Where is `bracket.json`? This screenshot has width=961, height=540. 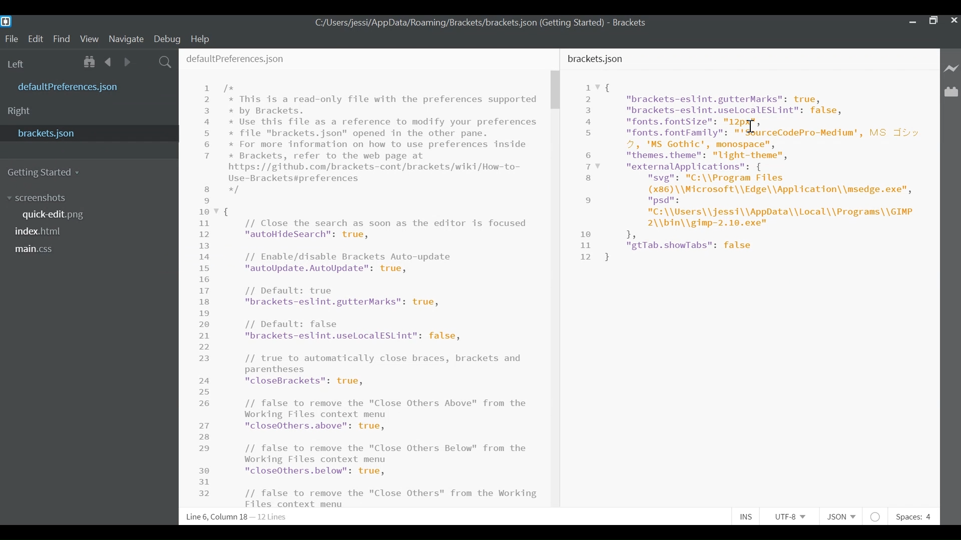
bracket.json is located at coordinates (86, 134).